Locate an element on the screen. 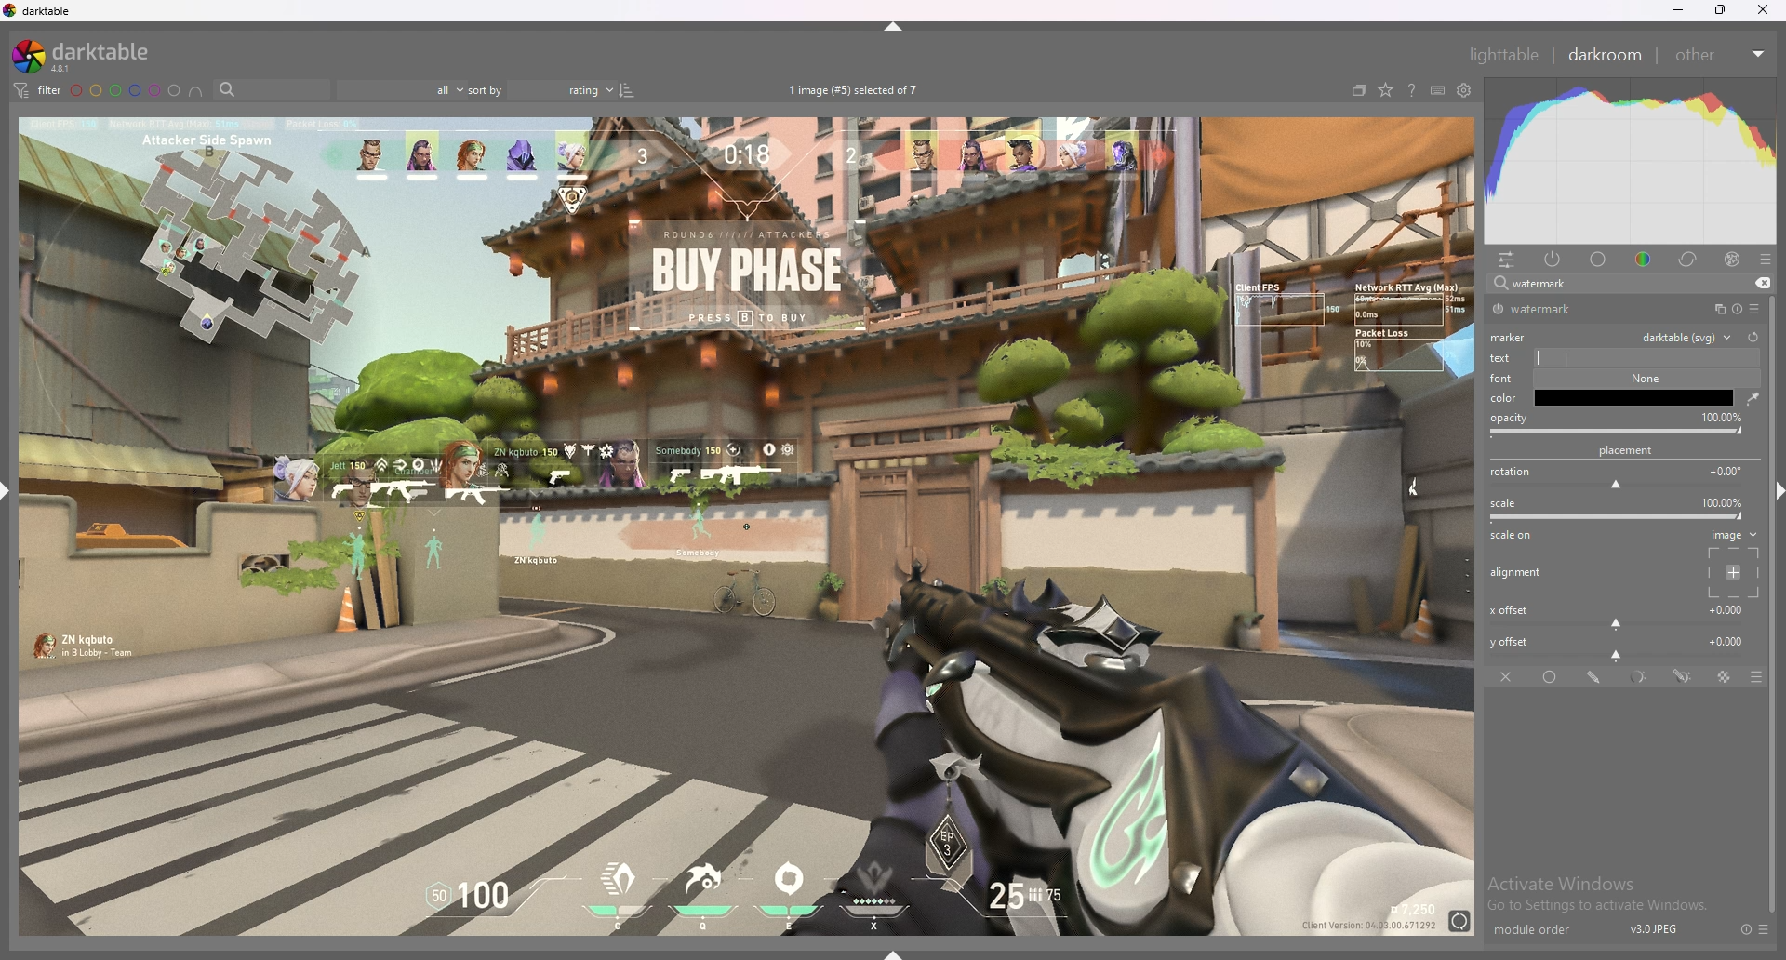 This screenshot has width=1786, height=960. font is located at coordinates (1507, 380).